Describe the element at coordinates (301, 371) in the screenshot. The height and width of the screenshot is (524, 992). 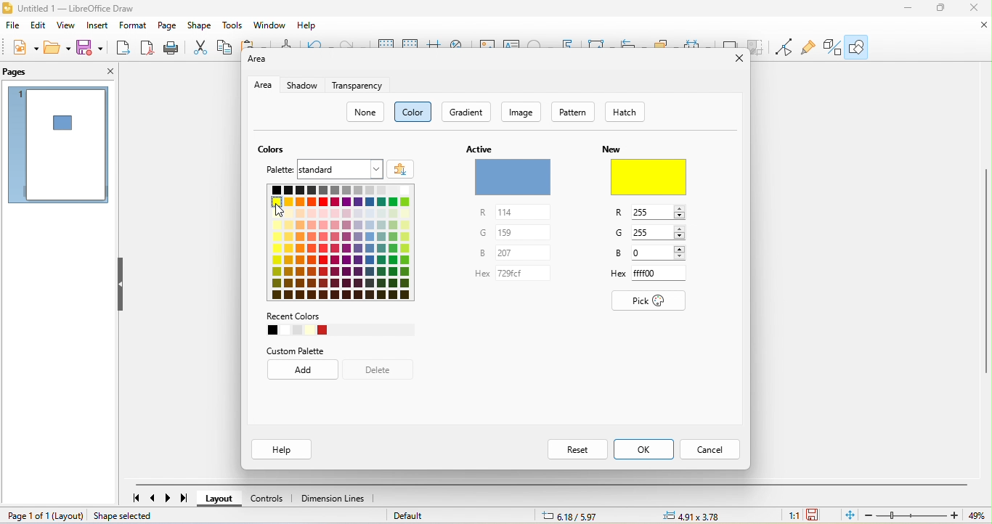
I see `add` at that location.